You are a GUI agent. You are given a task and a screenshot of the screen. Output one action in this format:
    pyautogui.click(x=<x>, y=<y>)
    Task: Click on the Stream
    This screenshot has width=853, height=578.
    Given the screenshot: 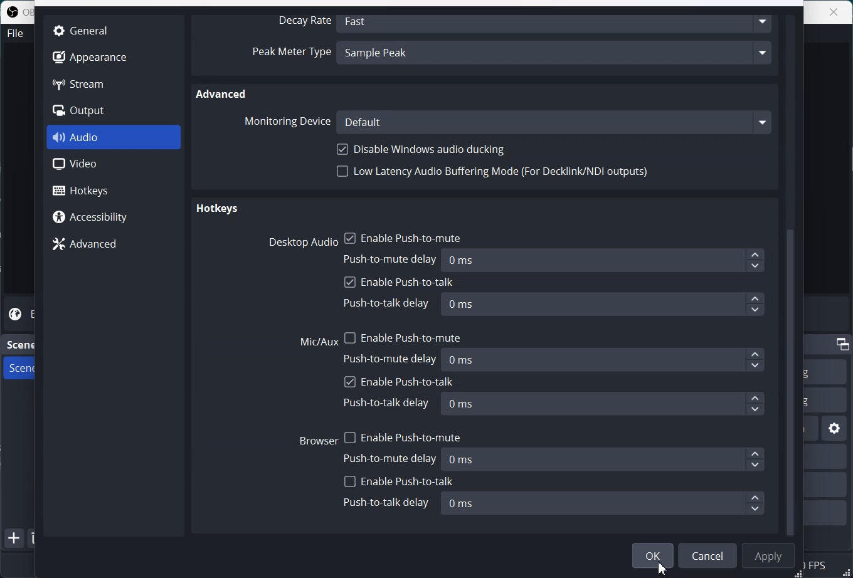 What is the action you would take?
    pyautogui.click(x=89, y=83)
    